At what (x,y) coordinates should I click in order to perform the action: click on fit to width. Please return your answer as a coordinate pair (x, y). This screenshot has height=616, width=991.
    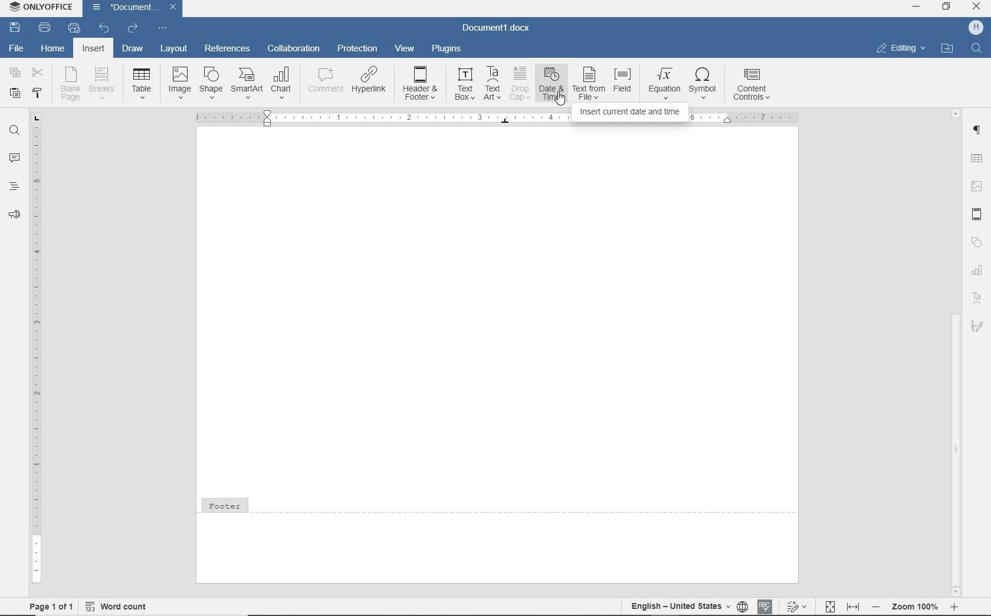
    Looking at the image, I should click on (854, 608).